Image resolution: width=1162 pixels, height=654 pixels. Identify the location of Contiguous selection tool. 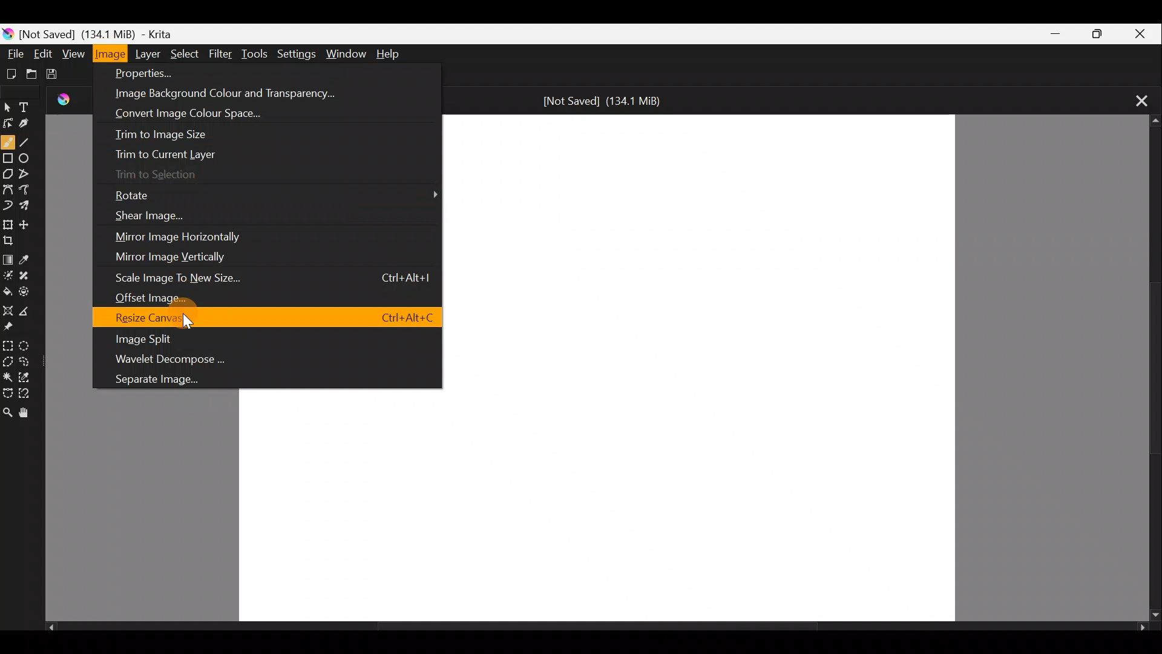
(8, 377).